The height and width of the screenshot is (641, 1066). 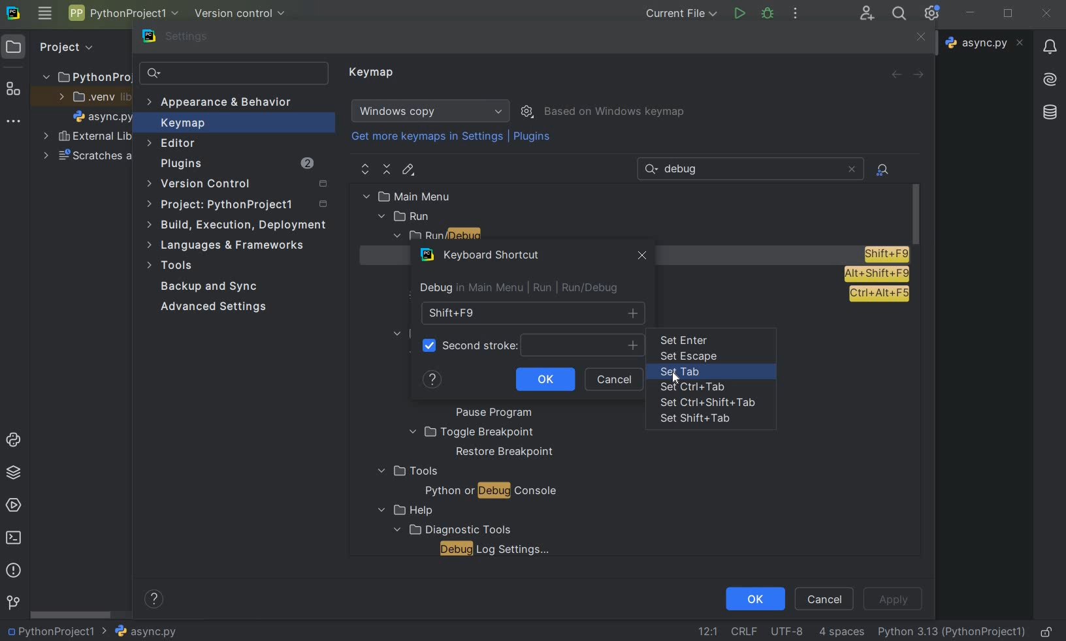 I want to click on backup and sync, so click(x=210, y=288).